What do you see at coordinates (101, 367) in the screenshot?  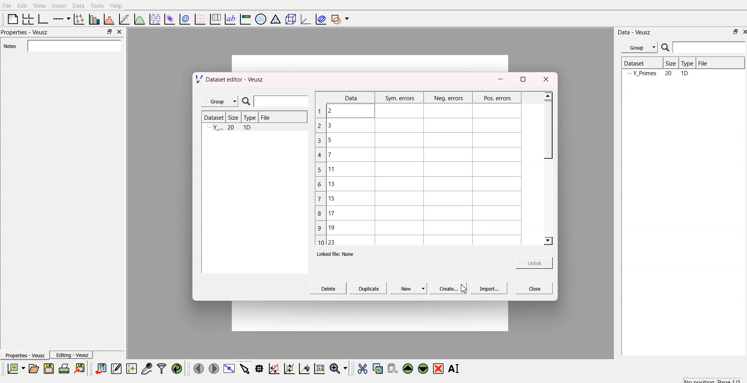 I see `import data` at bounding box center [101, 367].